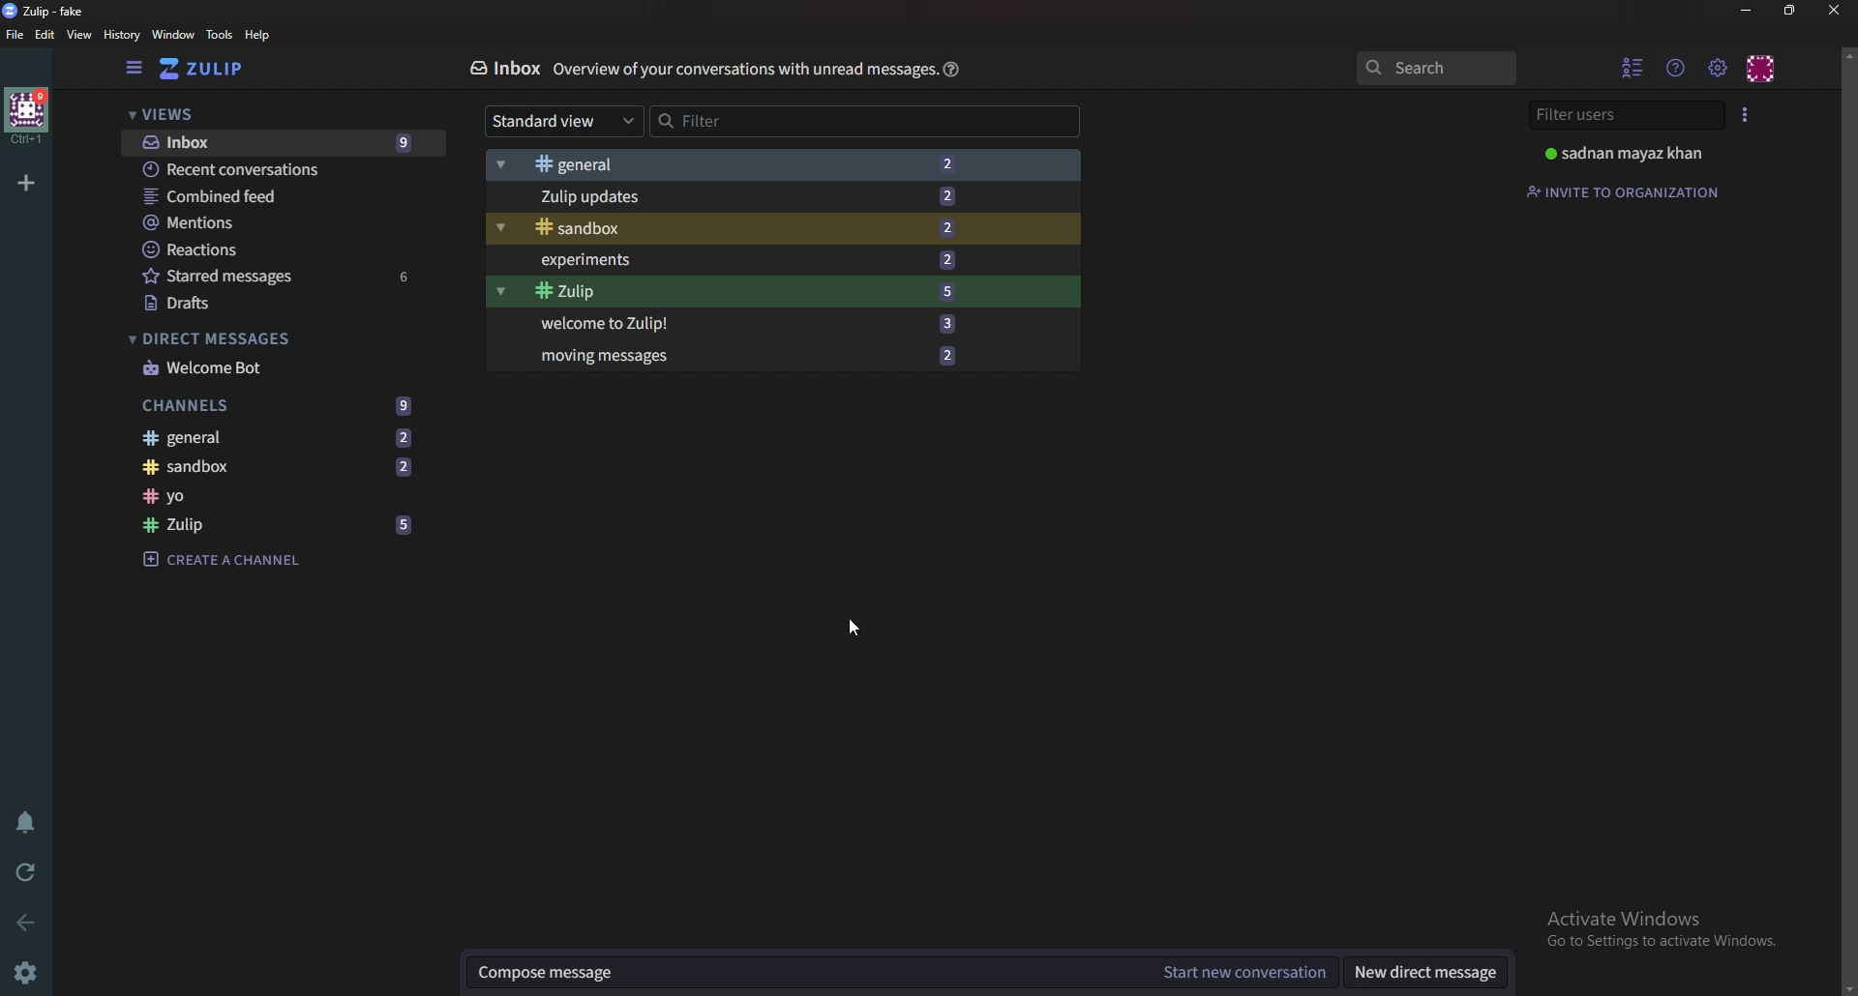 Image resolution: width=1858 pixels, height=996 pixels. I want to click on Hide user list, so click(1632, 67).